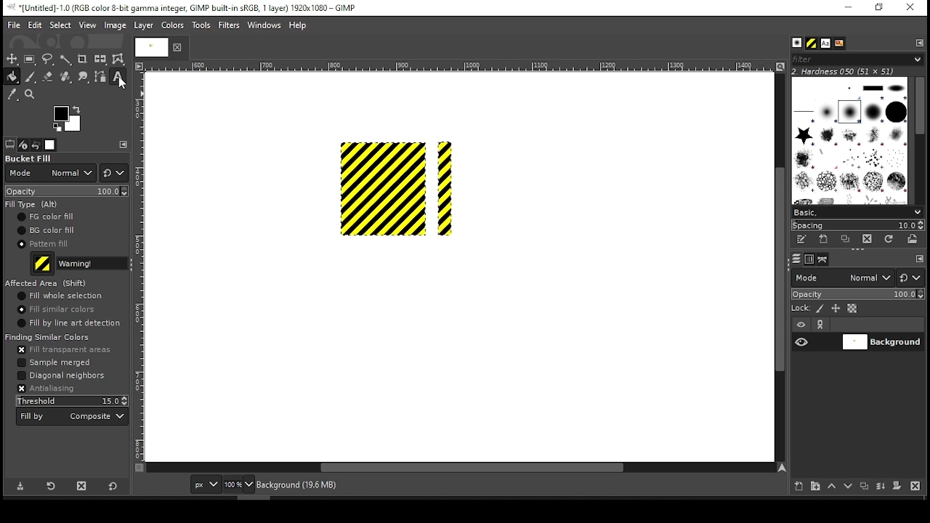 This screenshot has height=523, width=930. What do you see at coordinates (231, 25) in the screenshot?
I see `filters` at bounding box center [231, 25].